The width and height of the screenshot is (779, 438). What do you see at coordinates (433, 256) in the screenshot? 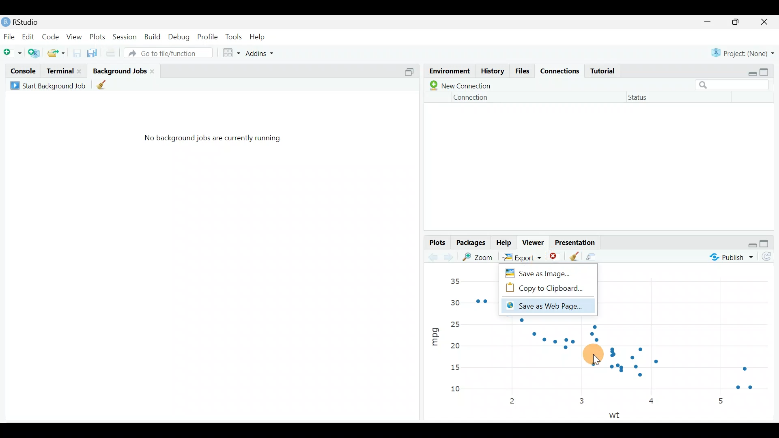
I see `Go back` at bounding box center [433, 256].